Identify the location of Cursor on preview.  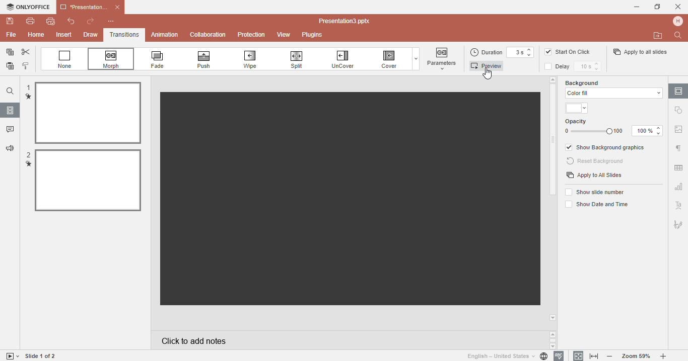
(490, 74).